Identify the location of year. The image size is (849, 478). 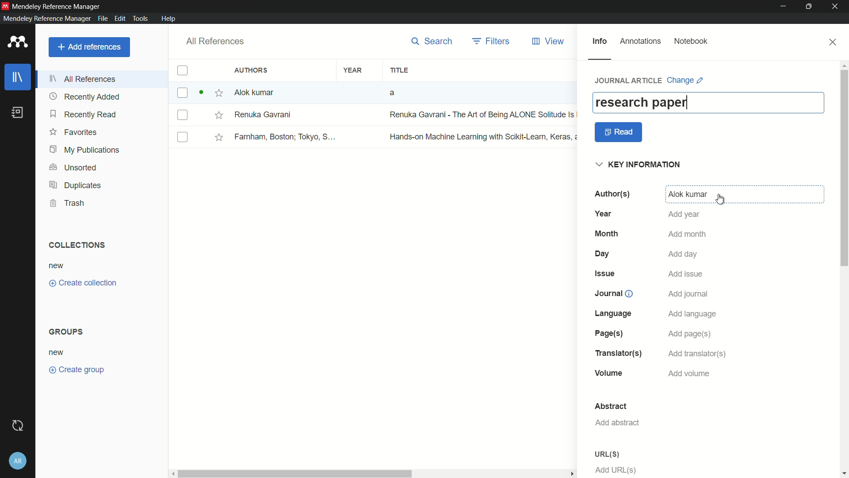
(605, 213).